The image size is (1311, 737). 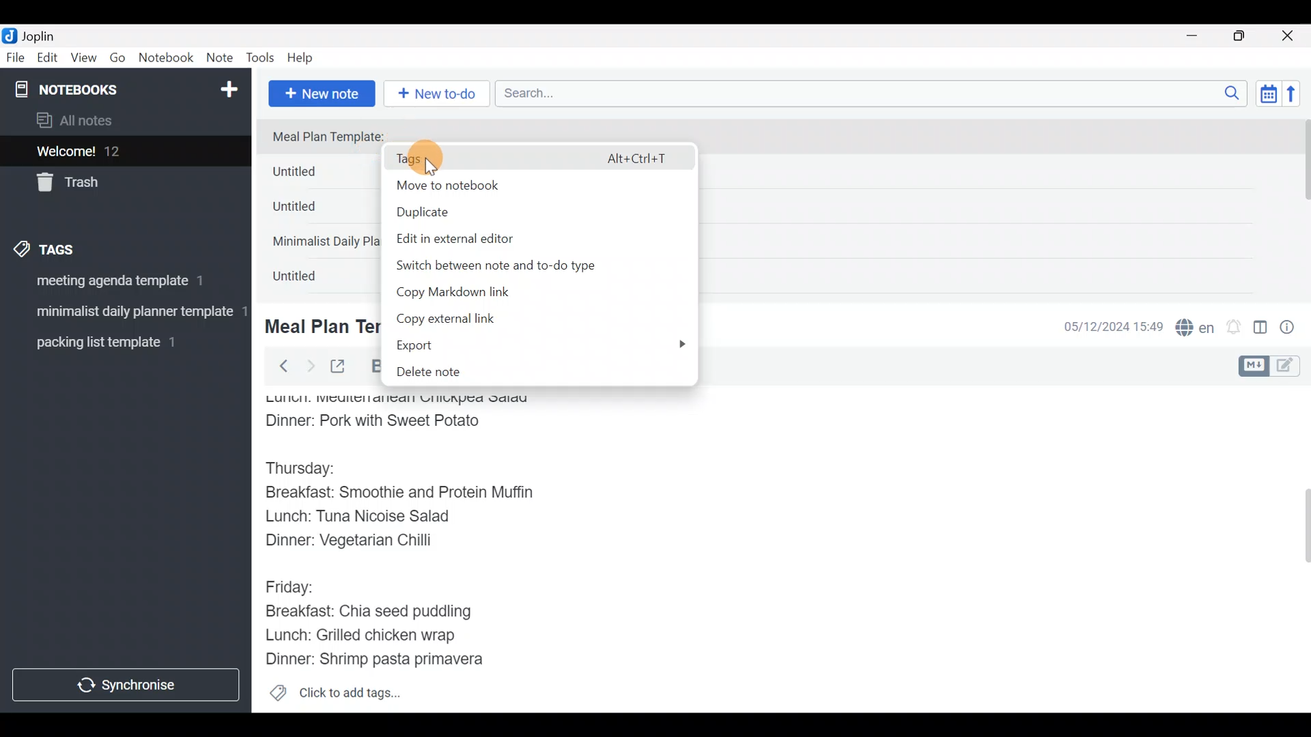 What do you see at coordinates (313, 211) in the screenshot?
I see `Untitled` at bounding box center [313, 211].